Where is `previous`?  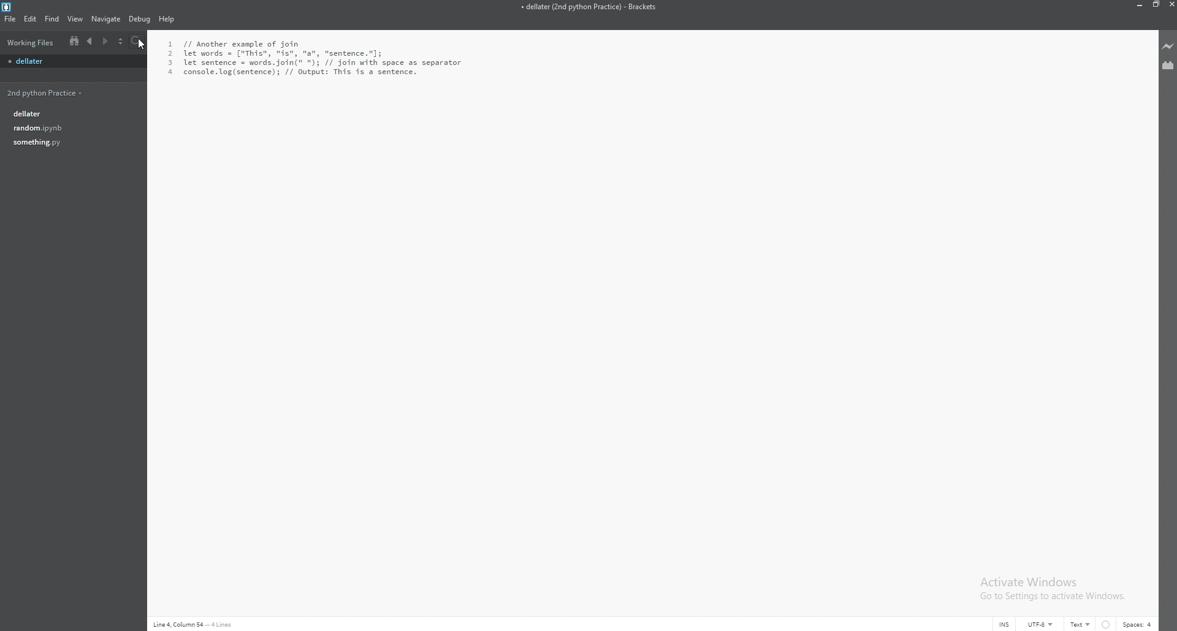
previous is located at coordinates (90, 41).